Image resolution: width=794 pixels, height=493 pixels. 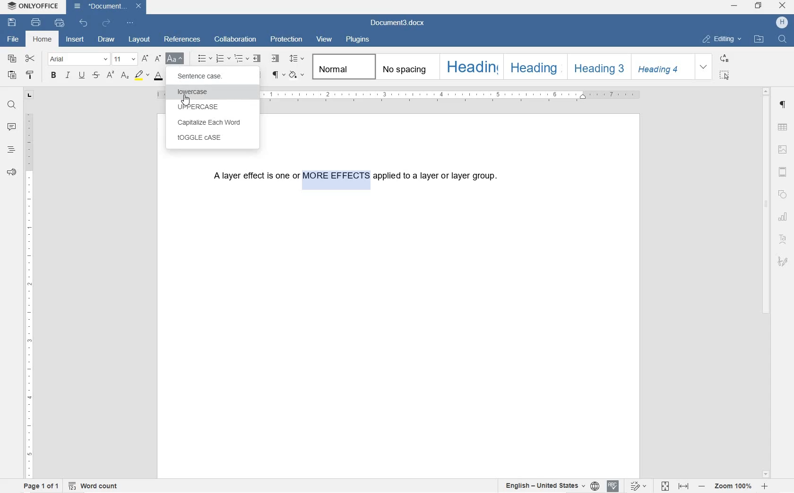 What do you see at coordinates (677, 487) in the screenshot?
I see `FIT TO PAGE/WIDTH` at bounding box center [677, 487].